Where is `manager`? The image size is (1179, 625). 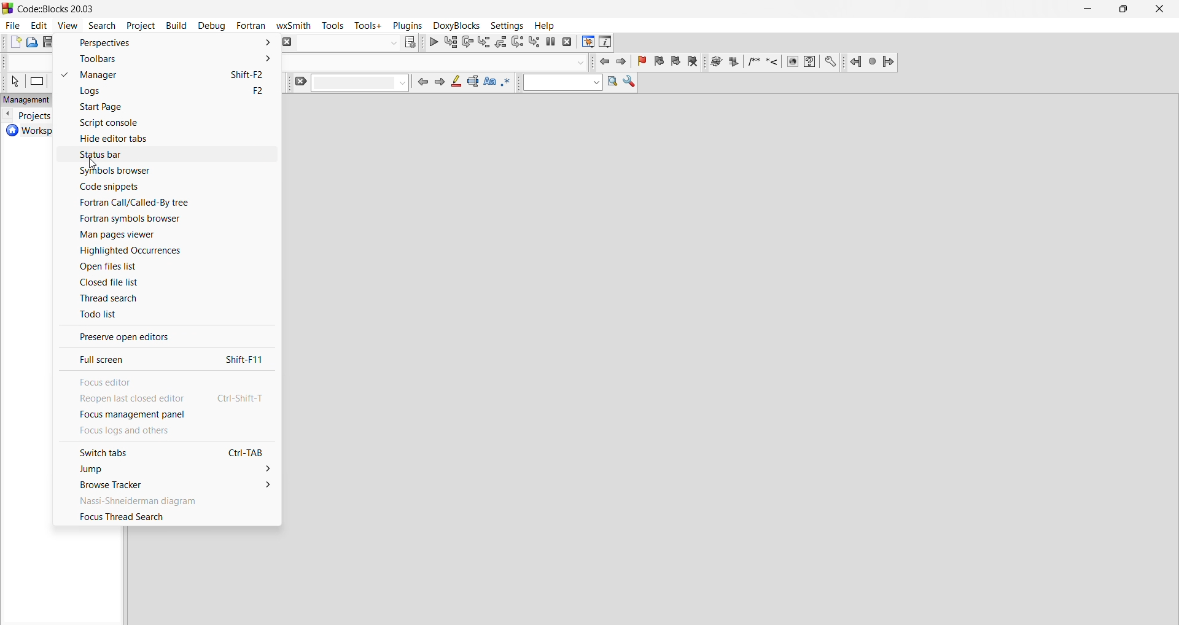 manager is located at coordinates (165, 76).